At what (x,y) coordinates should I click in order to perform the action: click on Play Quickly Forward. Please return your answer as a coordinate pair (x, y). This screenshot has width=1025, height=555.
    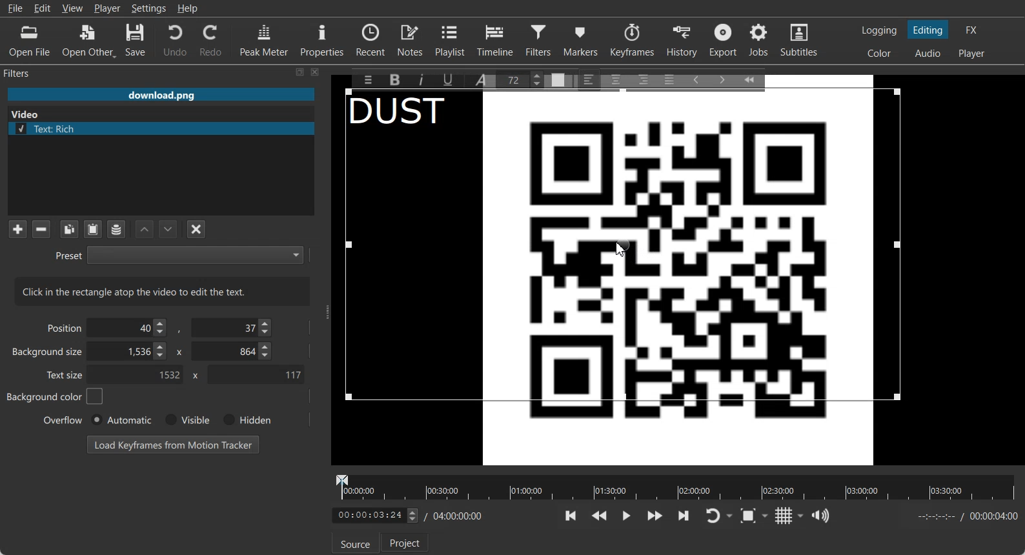
    Looking at the image, I should click on (655, 516).